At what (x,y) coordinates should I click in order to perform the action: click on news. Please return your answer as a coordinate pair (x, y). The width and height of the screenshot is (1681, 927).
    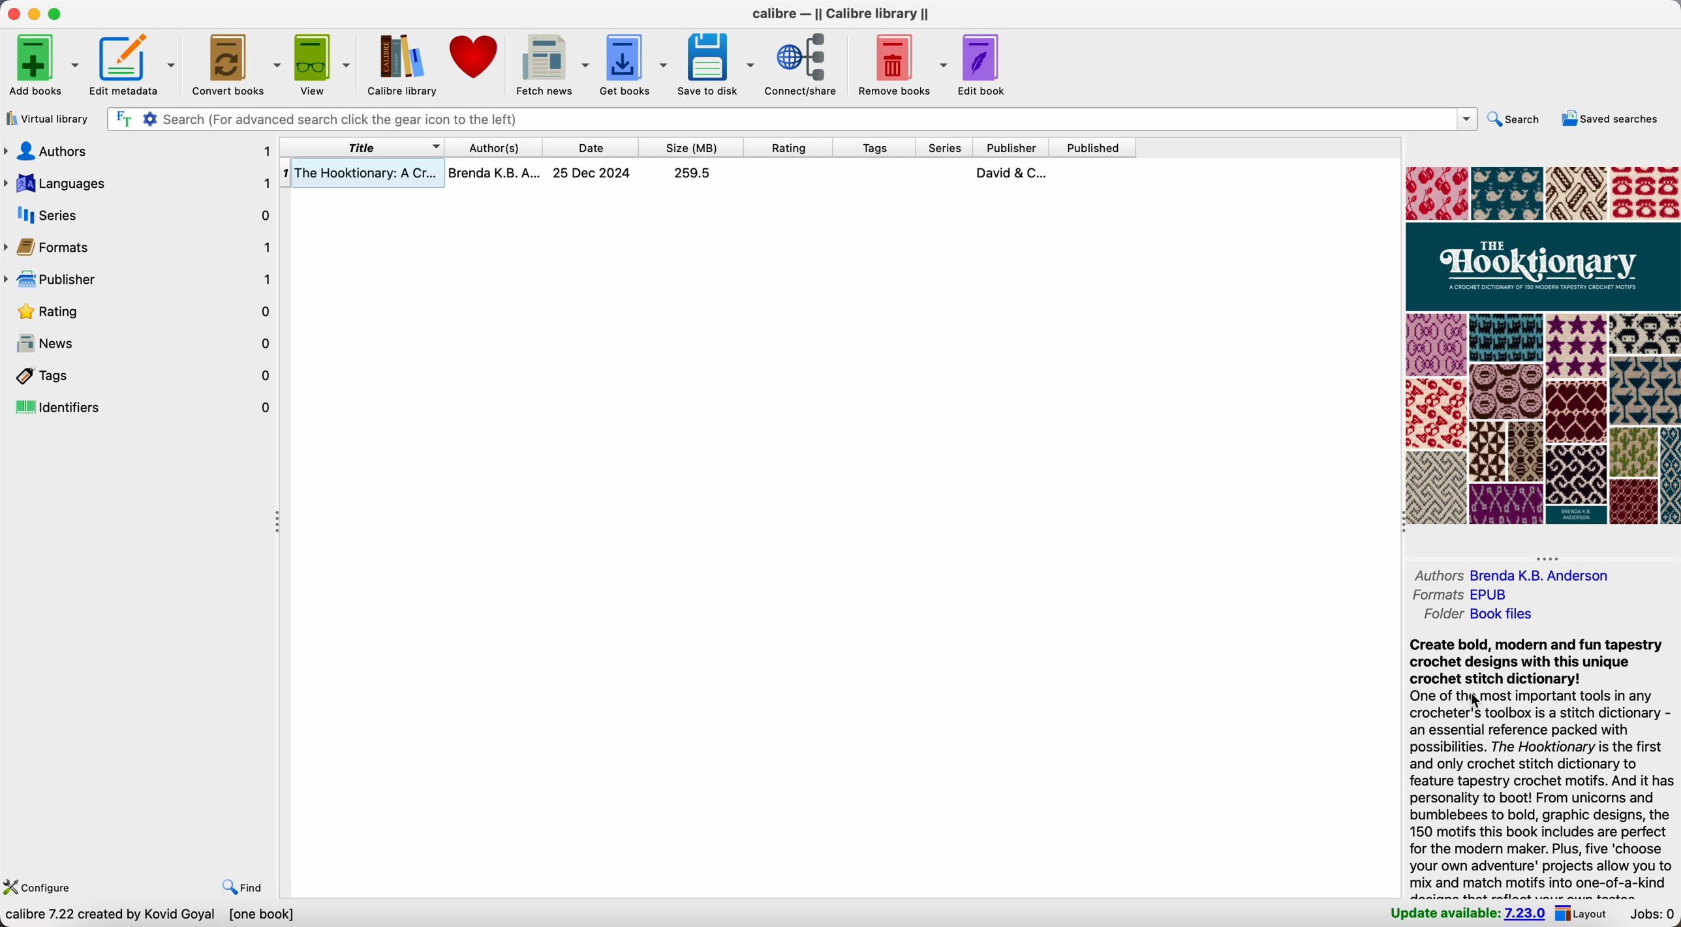
    Looking at the image, I should click on (141, 344).